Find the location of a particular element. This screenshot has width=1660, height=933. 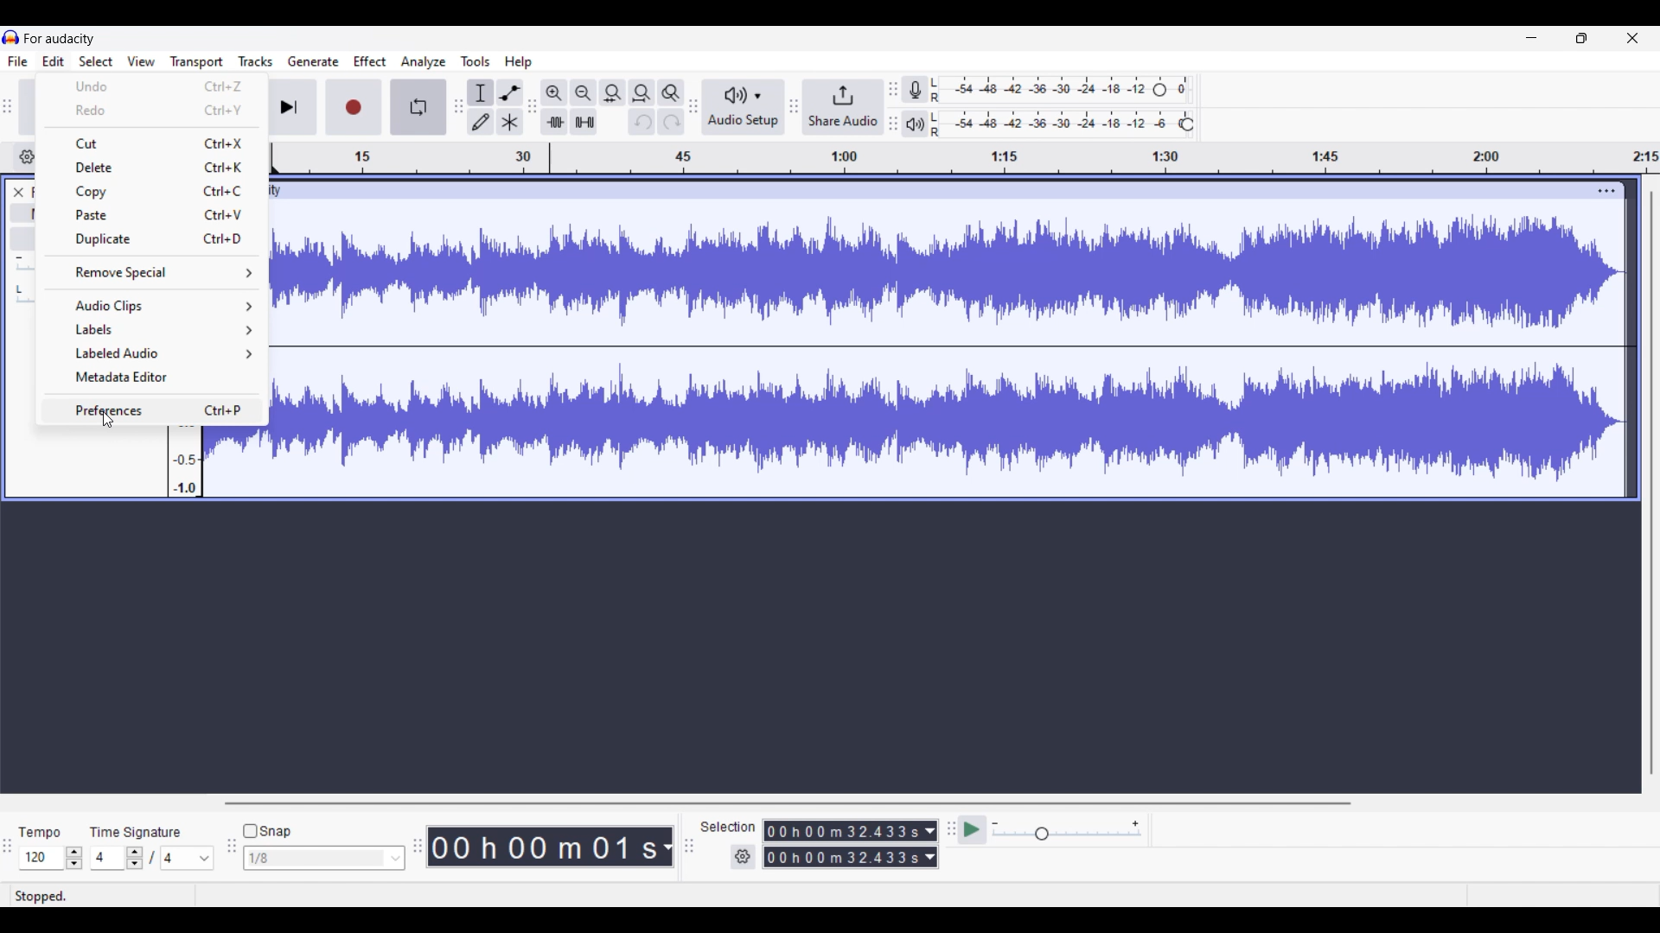

Paste is located at coordinates (151, 215).